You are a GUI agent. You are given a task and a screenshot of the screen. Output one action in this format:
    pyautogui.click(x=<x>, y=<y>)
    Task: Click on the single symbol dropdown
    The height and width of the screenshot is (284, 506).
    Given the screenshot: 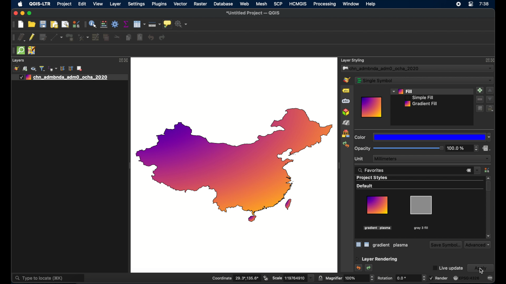 What is the action you would take?
    pyautogui.click(x=424, y=80)
    